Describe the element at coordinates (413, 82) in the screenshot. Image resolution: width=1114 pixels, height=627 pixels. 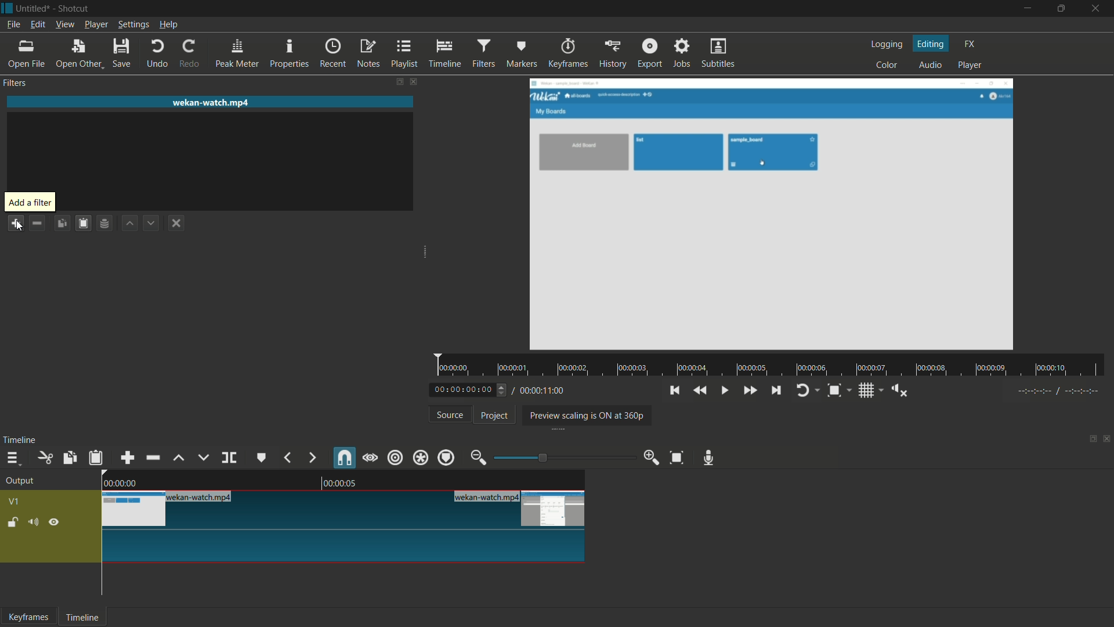
I see `close filter` at that location.